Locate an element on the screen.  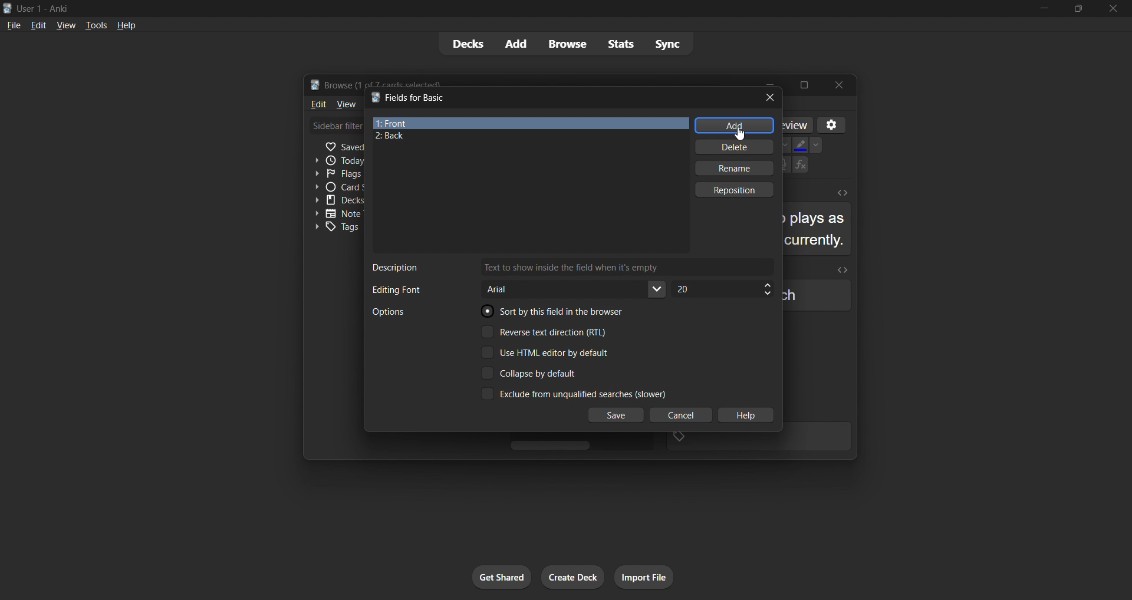
view is located at coordinates (64, 24).